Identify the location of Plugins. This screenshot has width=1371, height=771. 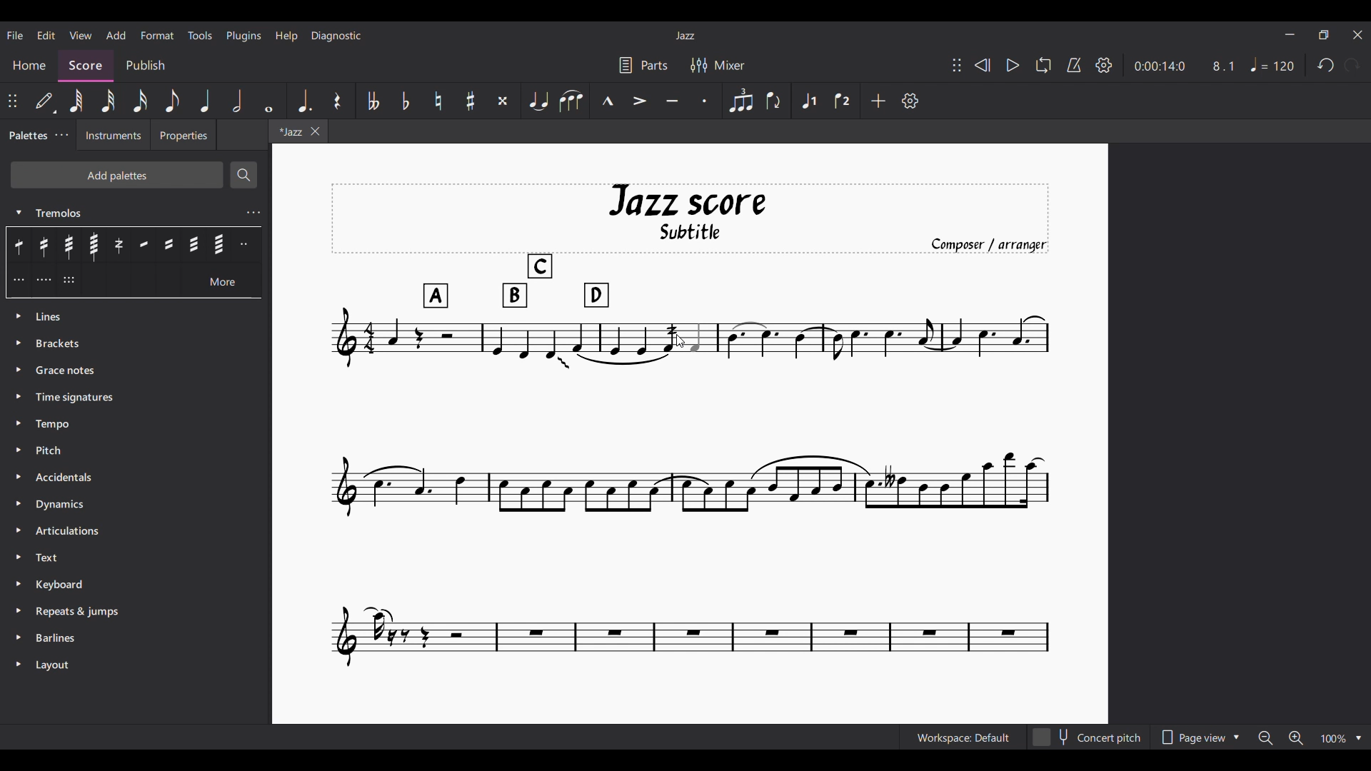
(244, 36).